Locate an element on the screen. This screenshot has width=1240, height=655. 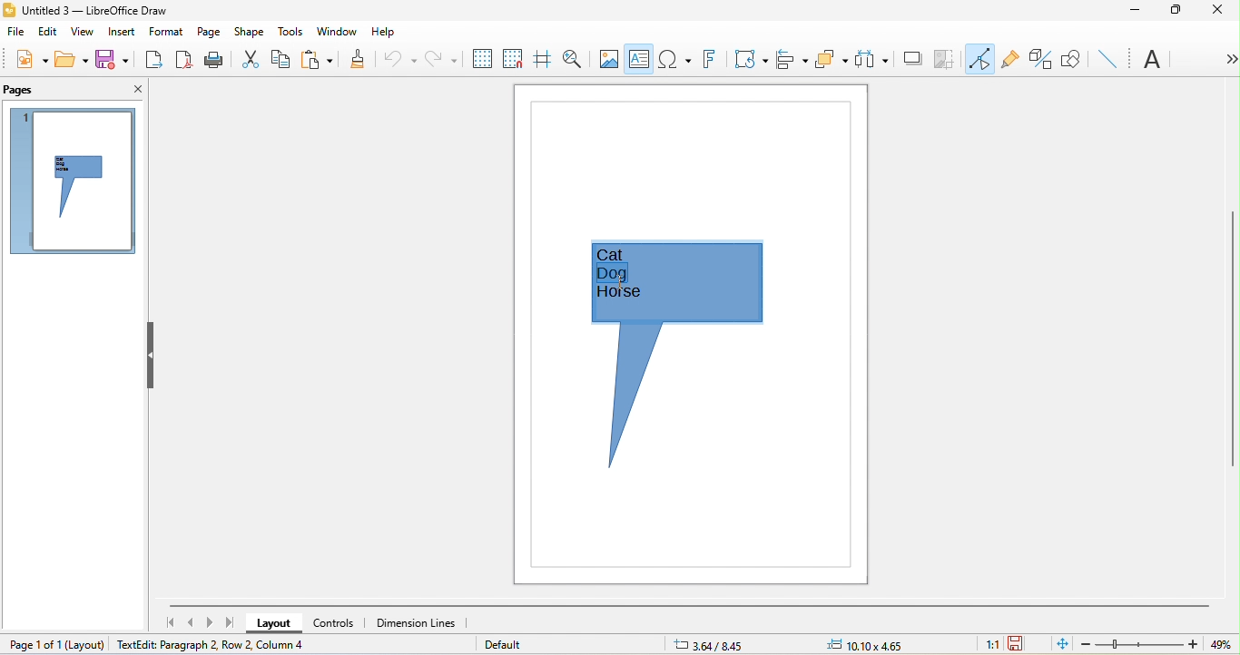
toggle extrusion is located at coordinates (1040, 60).